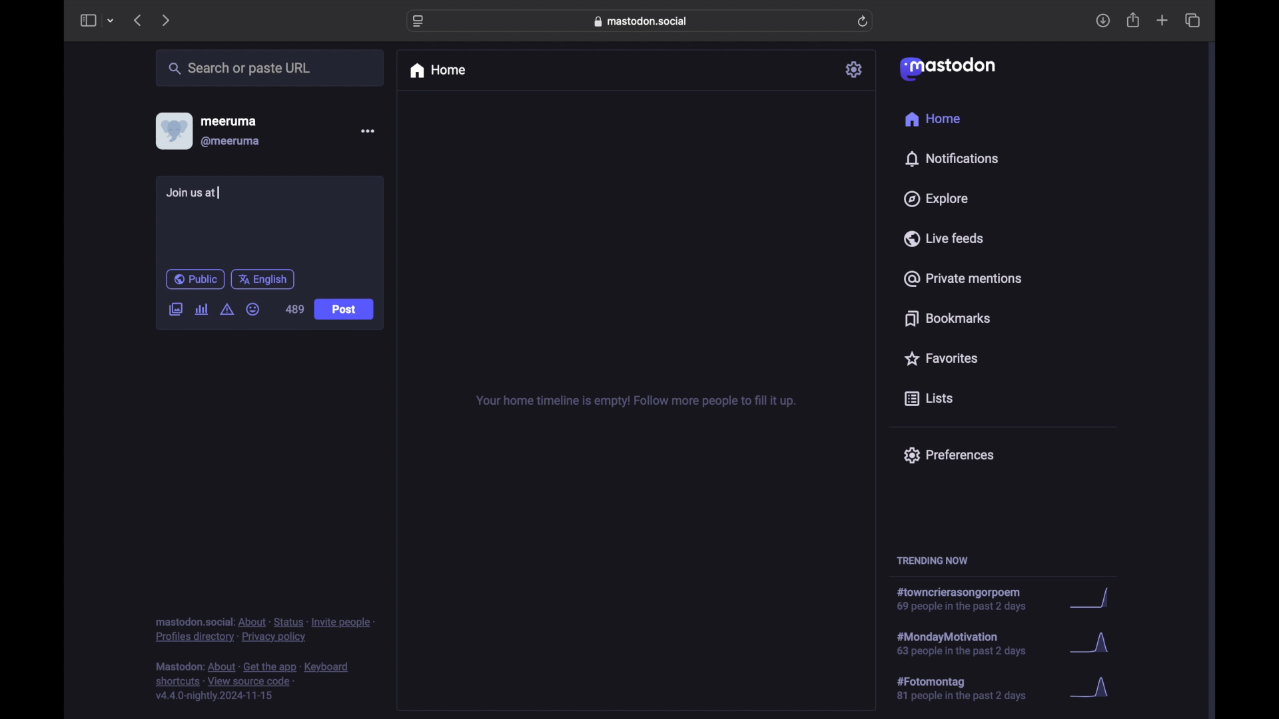 Image resolution: width=1279 pixels, height=719 pixels. Describe the element at coordinates (137, 20) in the screenshot. I see `previous` at that location.